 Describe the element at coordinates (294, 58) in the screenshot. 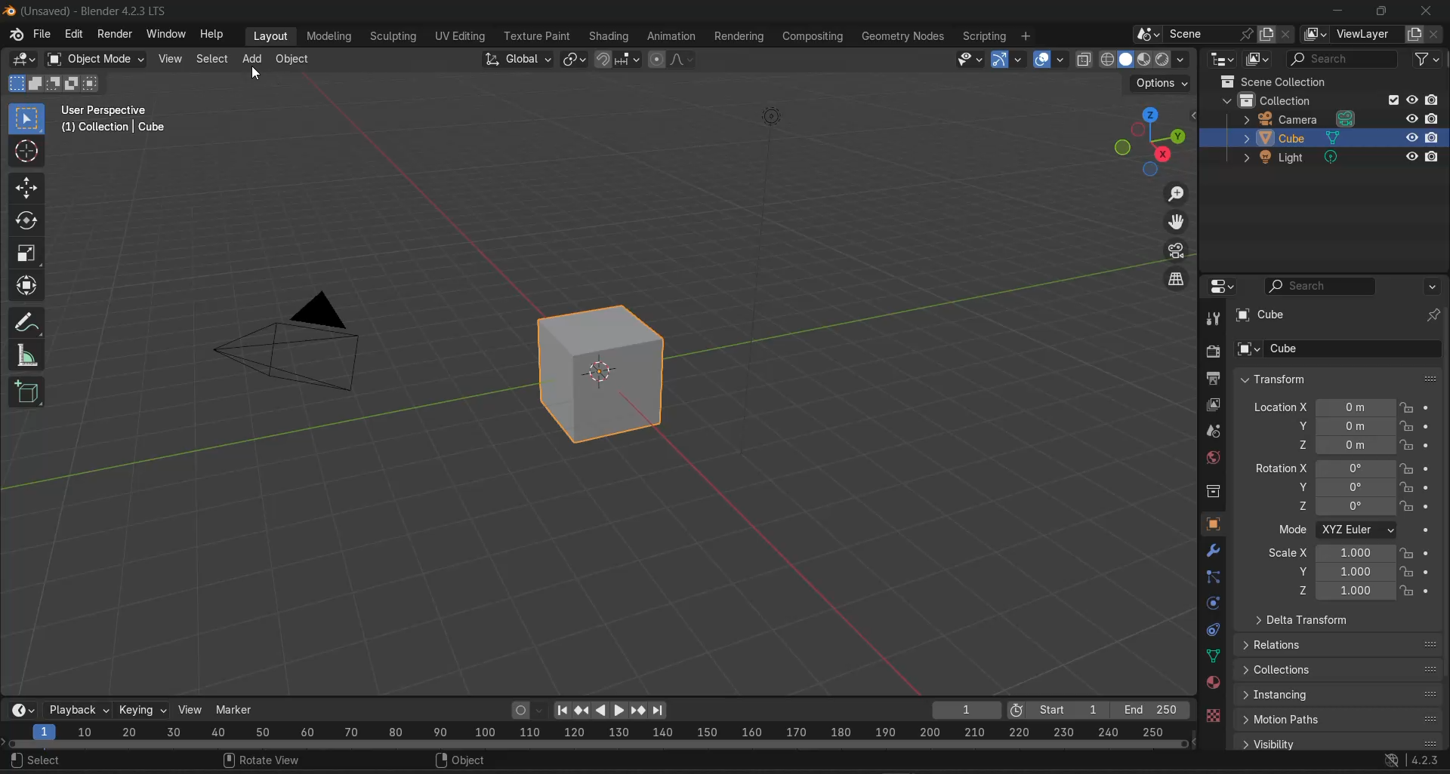

I see `object` at that location.